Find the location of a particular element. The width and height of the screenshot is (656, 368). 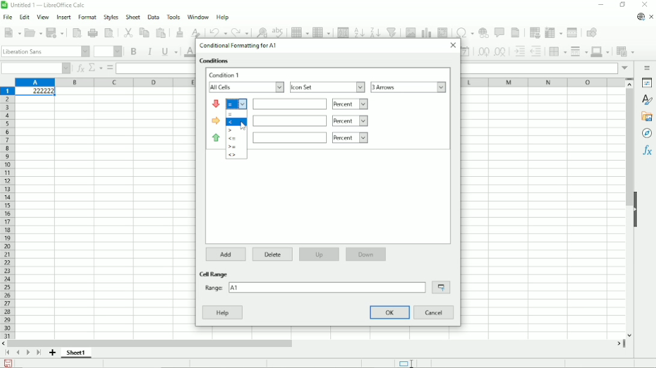

icon condition is located at coordinates (216, 104).